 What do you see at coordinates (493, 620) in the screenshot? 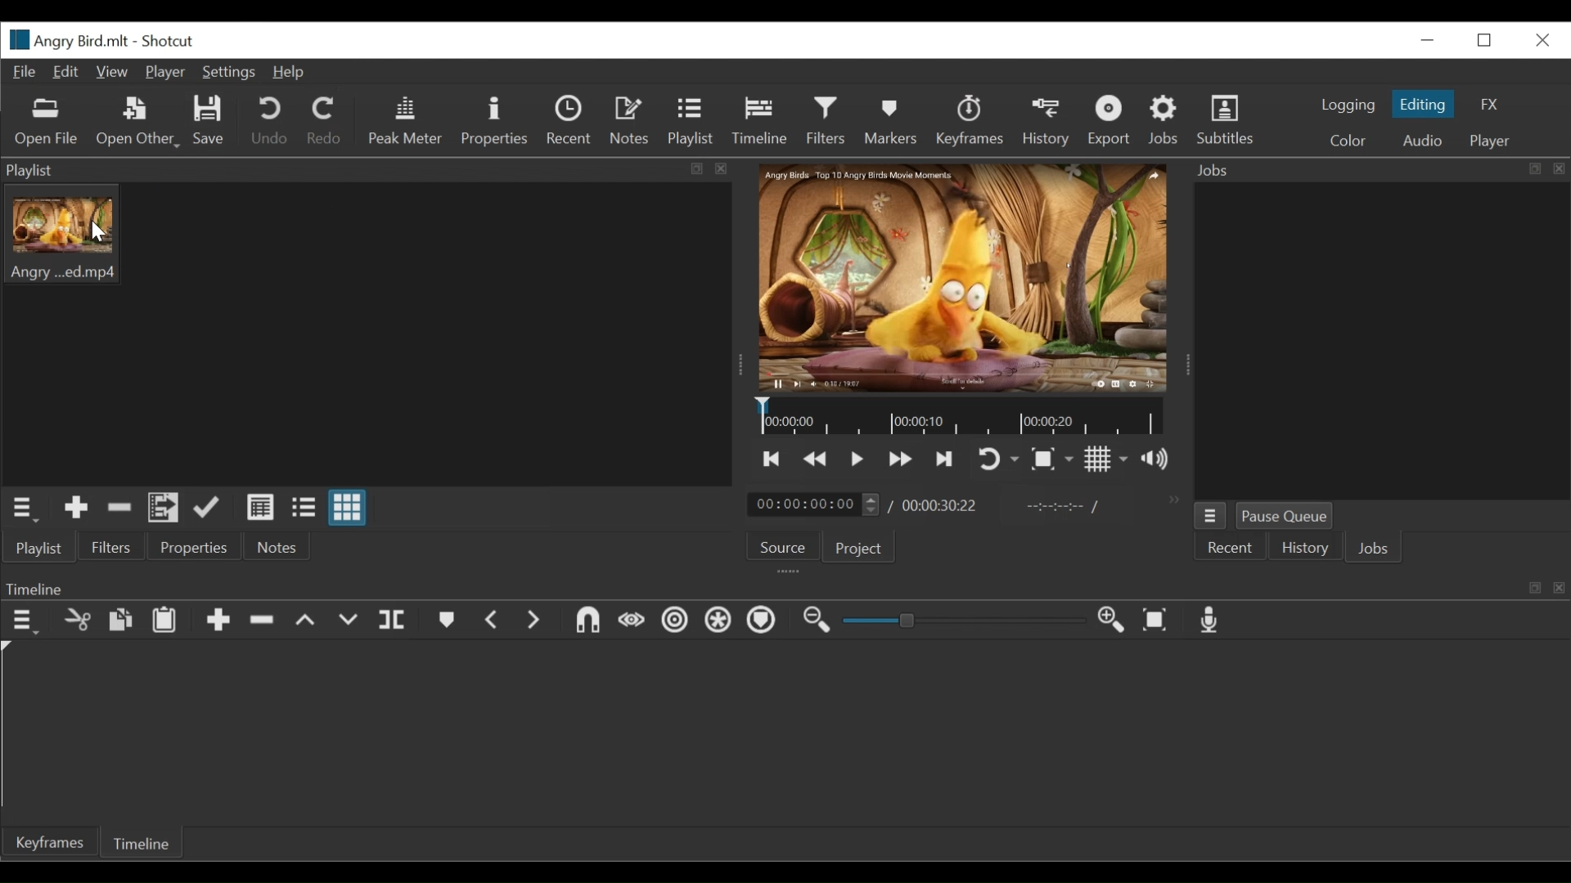
I see `previous marker` at bounding box center [493, 620].